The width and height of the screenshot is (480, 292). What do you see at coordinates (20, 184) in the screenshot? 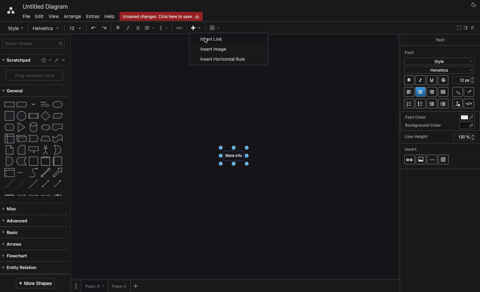
I see `dotted line` at bounding box center [20, 184].